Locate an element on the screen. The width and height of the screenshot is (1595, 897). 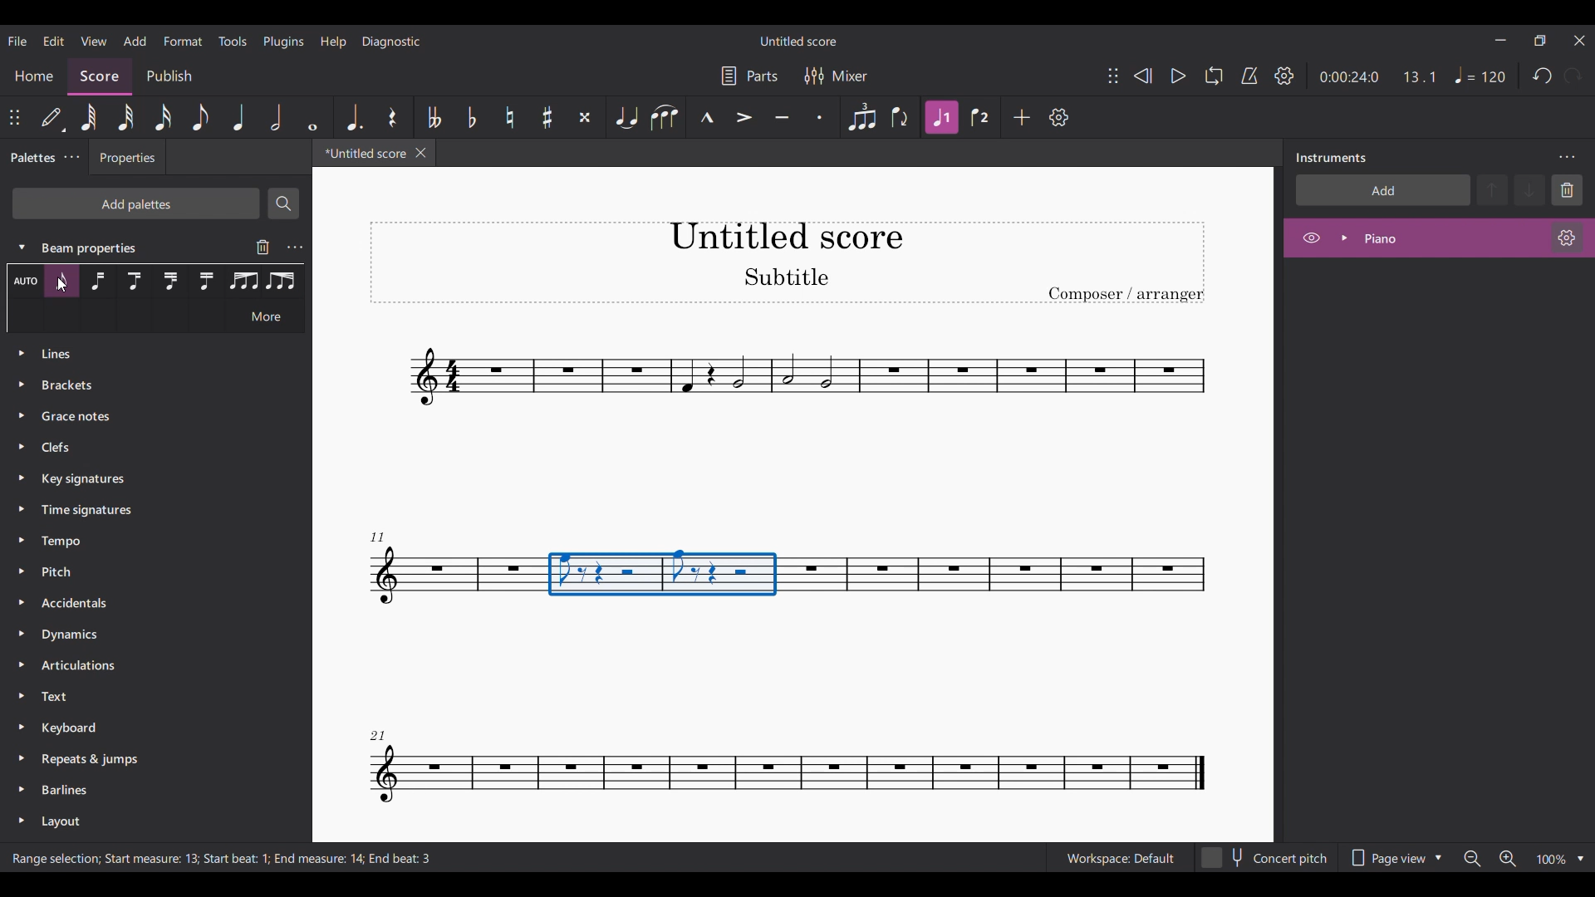
Undo is located at coordinates (1543, 76).